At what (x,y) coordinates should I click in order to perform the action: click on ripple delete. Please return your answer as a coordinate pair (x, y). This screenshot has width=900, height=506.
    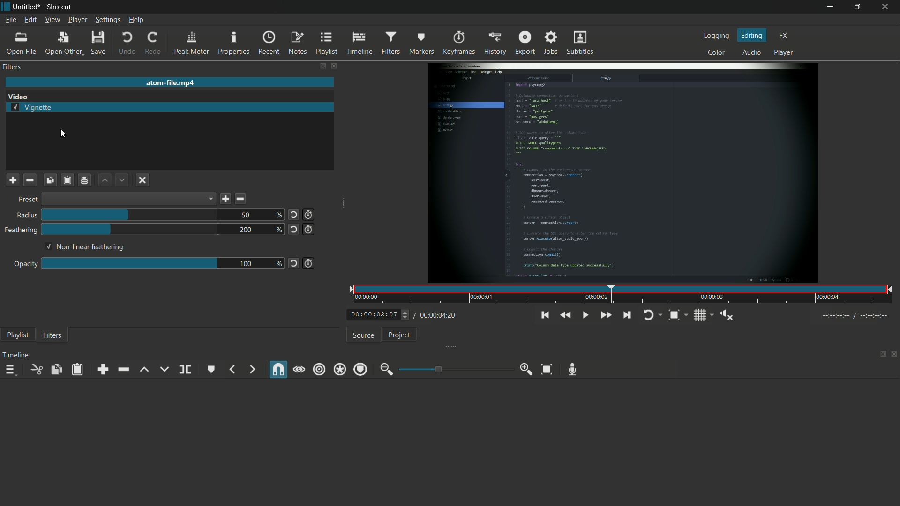
    Looking at the image, I should click on (123, 369).